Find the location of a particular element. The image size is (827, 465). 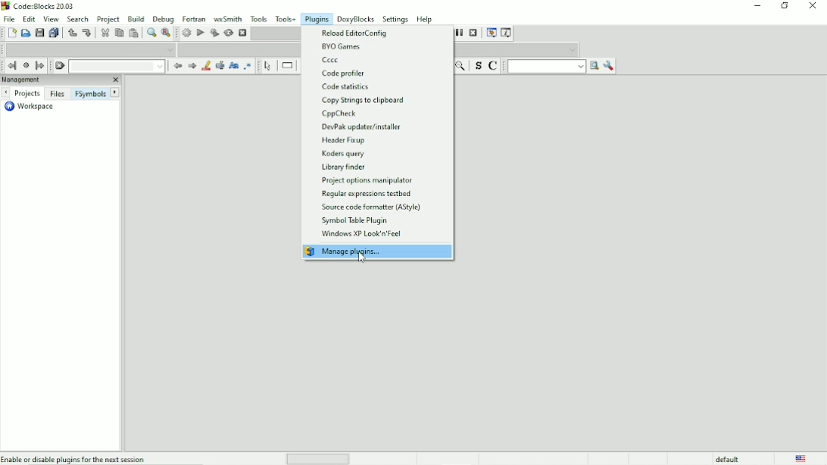

Close is located at coordinates (813, 6).